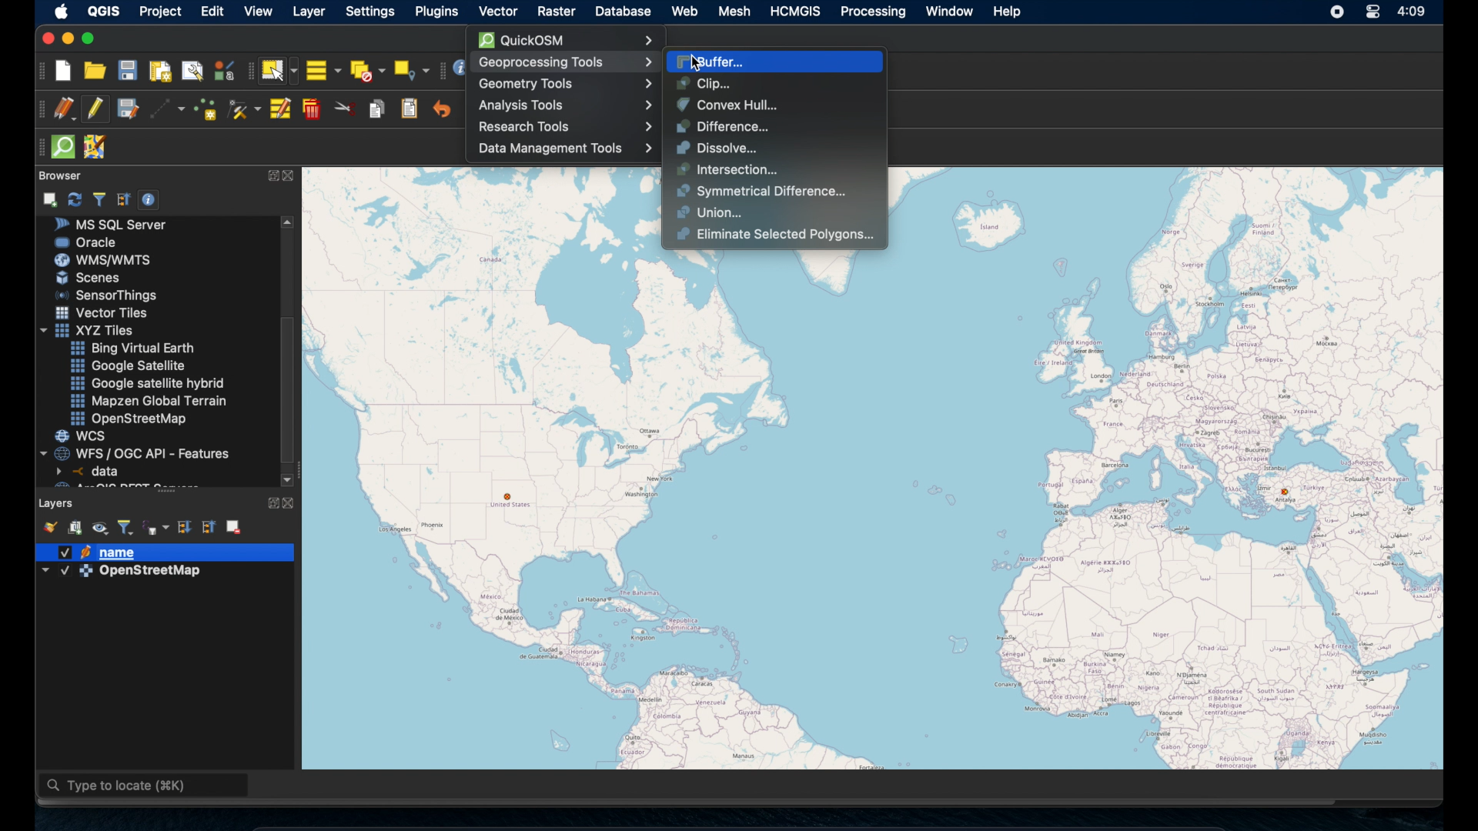 The height and width of the screenshot is (831, 1478). Describe the element at coordinates (716, 147) in the screenshot. I see `Dissolve...` at that location.